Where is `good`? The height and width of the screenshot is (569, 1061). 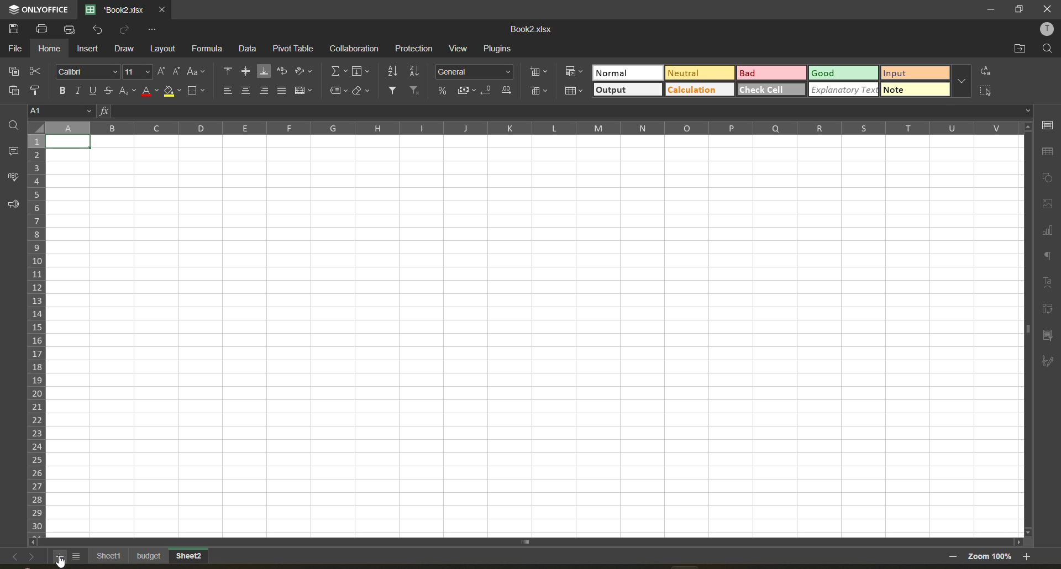
good is located at coordinates (842, 73).